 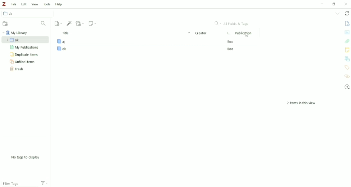 I want to click on 2 items in this view, so click(x=301, y=103).